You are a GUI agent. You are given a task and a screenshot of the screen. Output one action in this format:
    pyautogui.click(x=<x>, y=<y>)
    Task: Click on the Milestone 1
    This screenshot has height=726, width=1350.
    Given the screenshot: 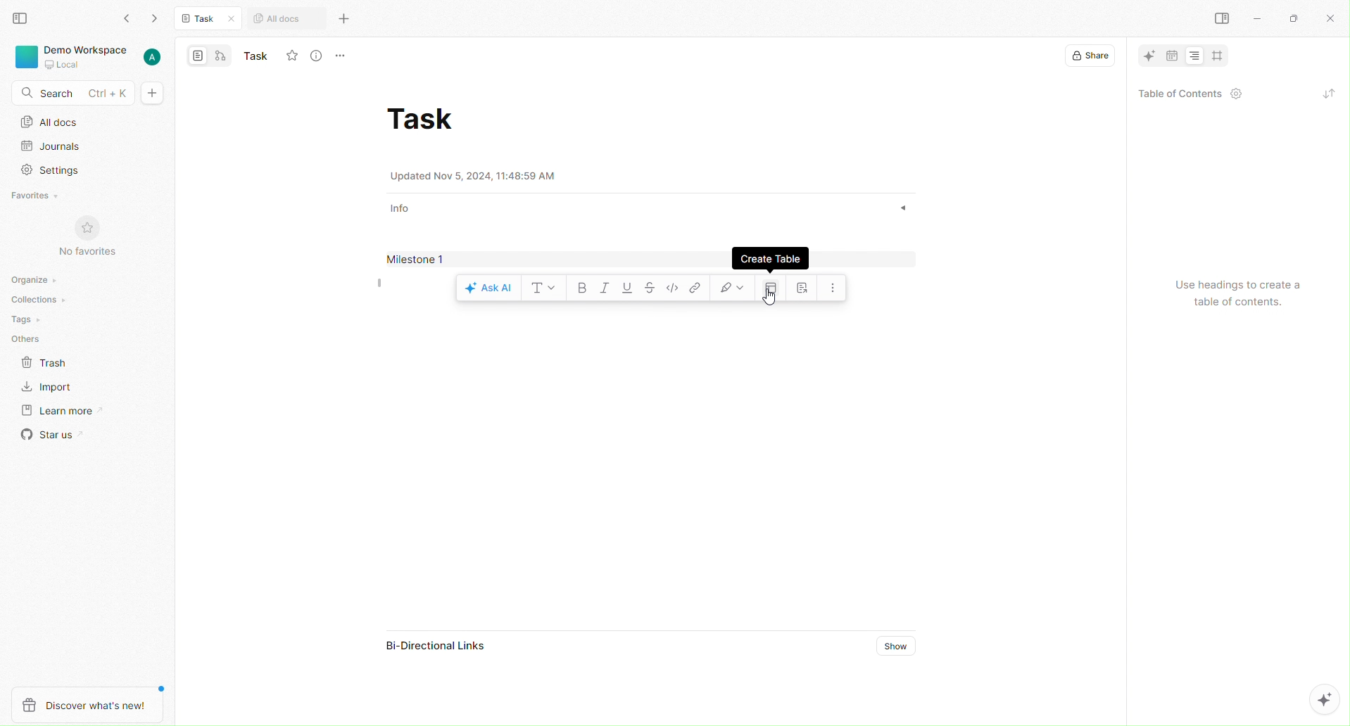 What is the action you would take?
    pyautogui.click(x=419, y=257)
    